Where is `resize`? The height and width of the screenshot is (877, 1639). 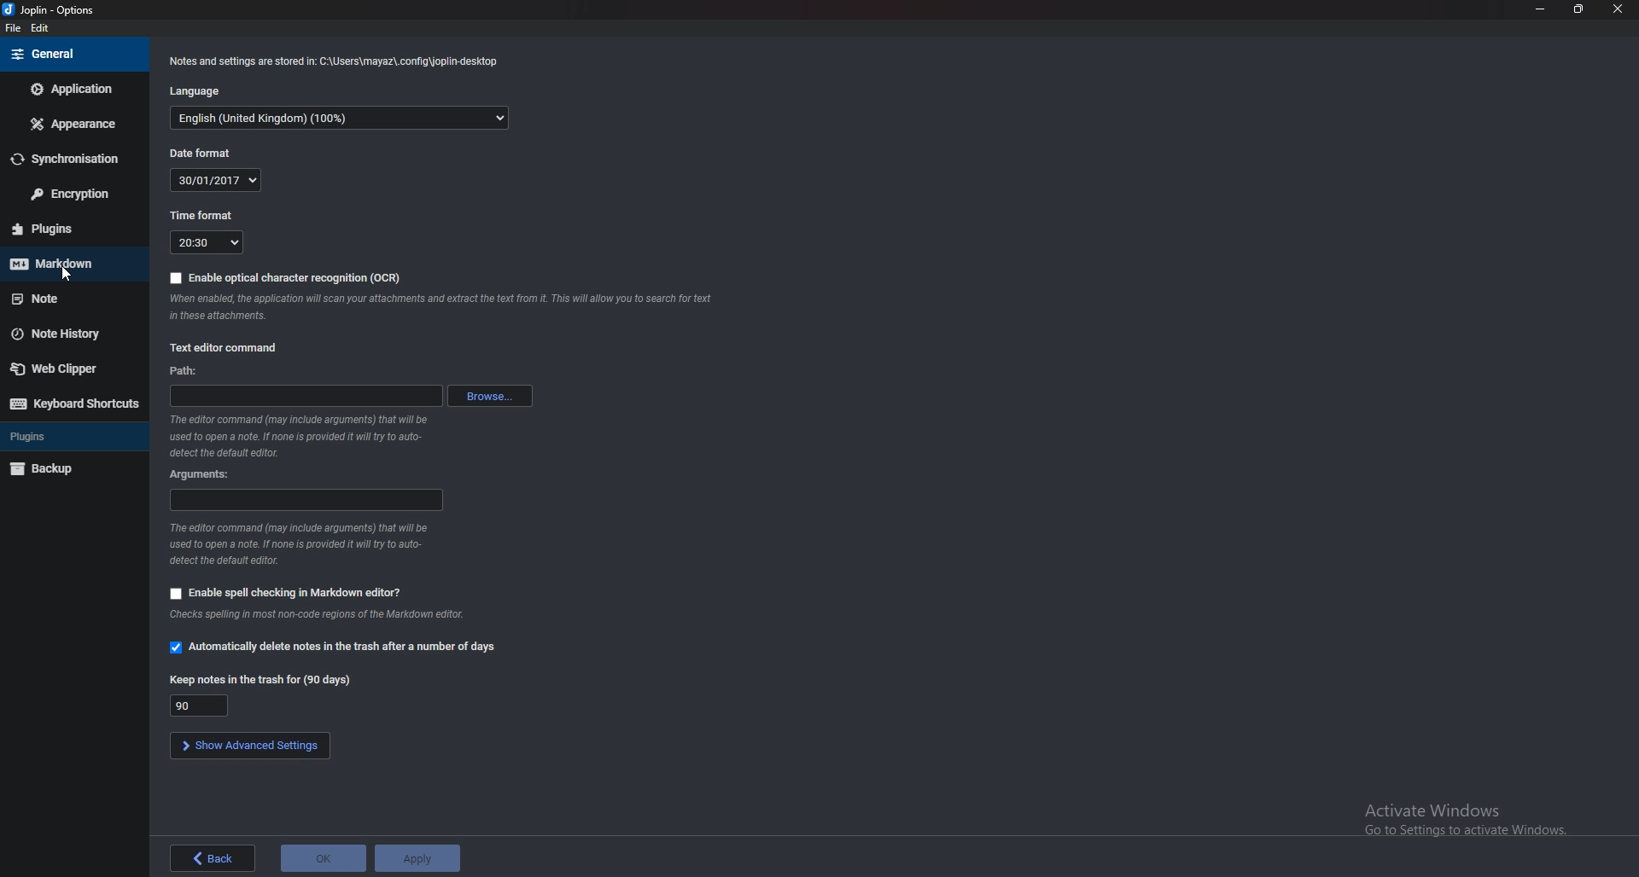
resize is located at coordinates (1578, 9).